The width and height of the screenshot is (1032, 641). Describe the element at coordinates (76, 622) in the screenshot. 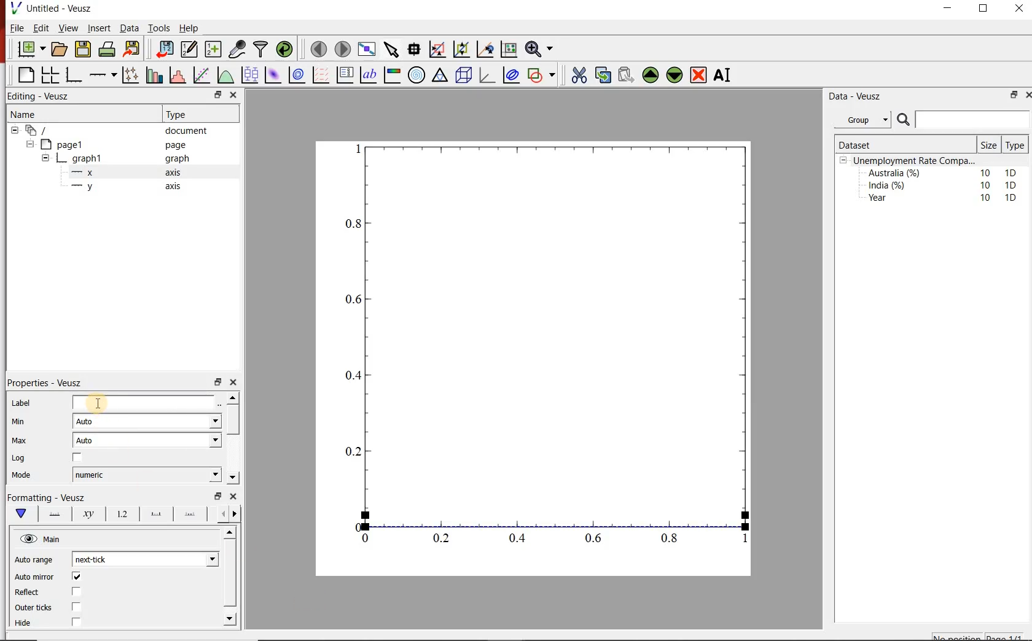

I see `checkbox` at that location.